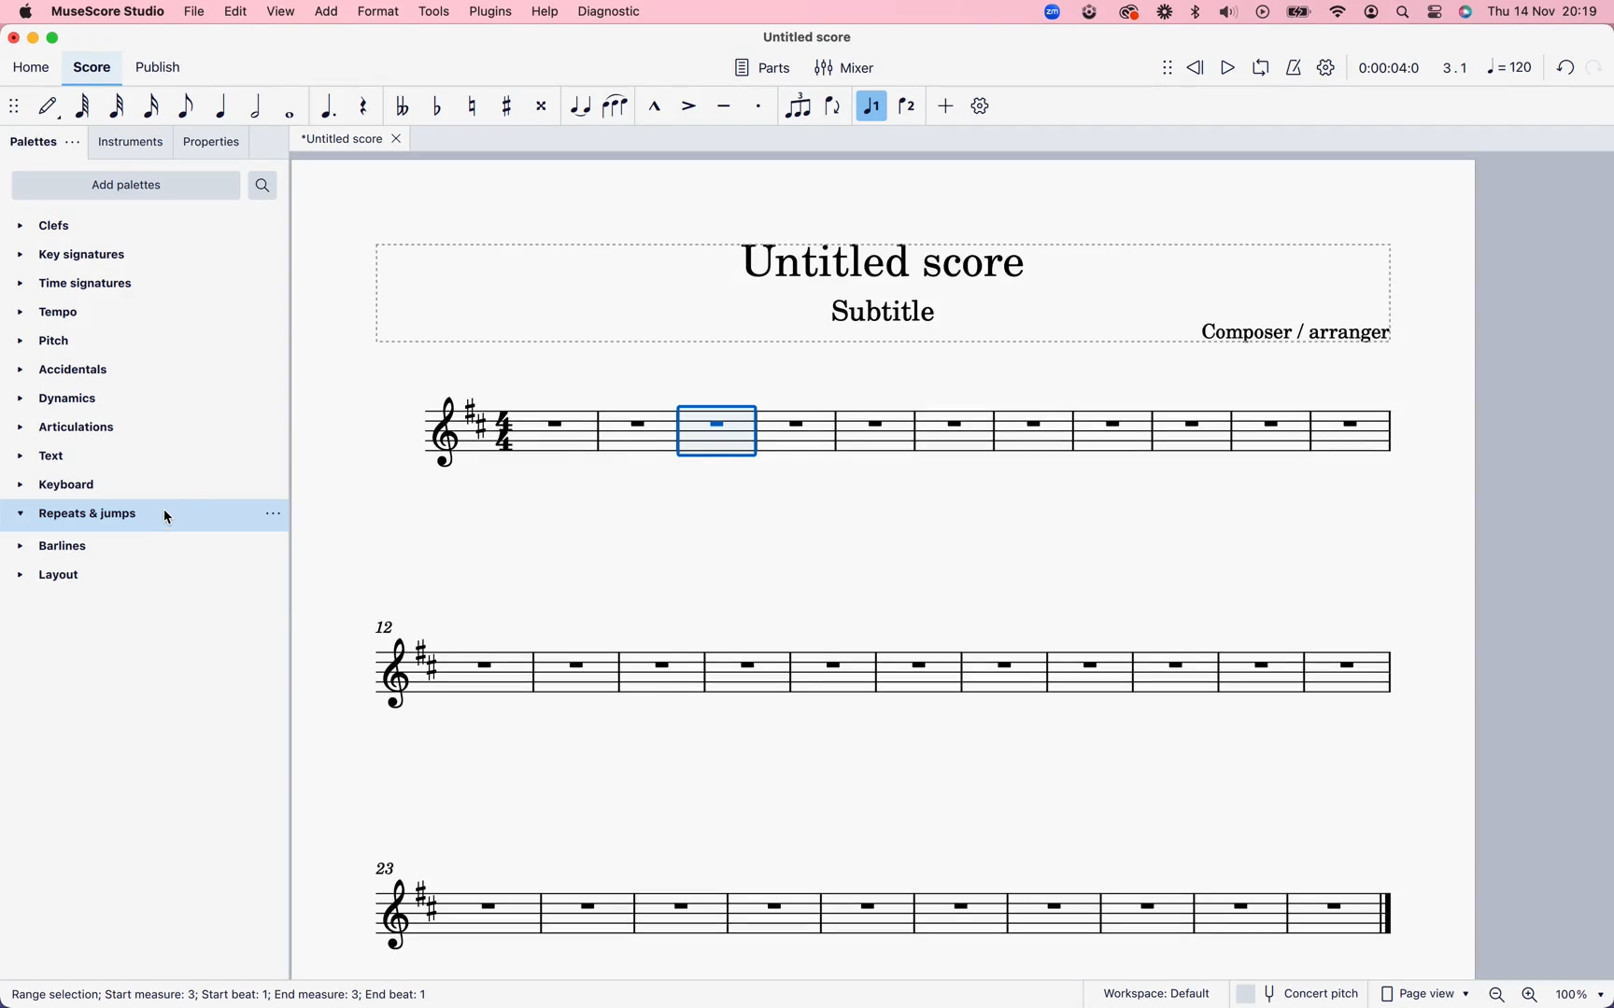 The image size is (1614, 1008). I want to click on time signatures, so click(87, 284).